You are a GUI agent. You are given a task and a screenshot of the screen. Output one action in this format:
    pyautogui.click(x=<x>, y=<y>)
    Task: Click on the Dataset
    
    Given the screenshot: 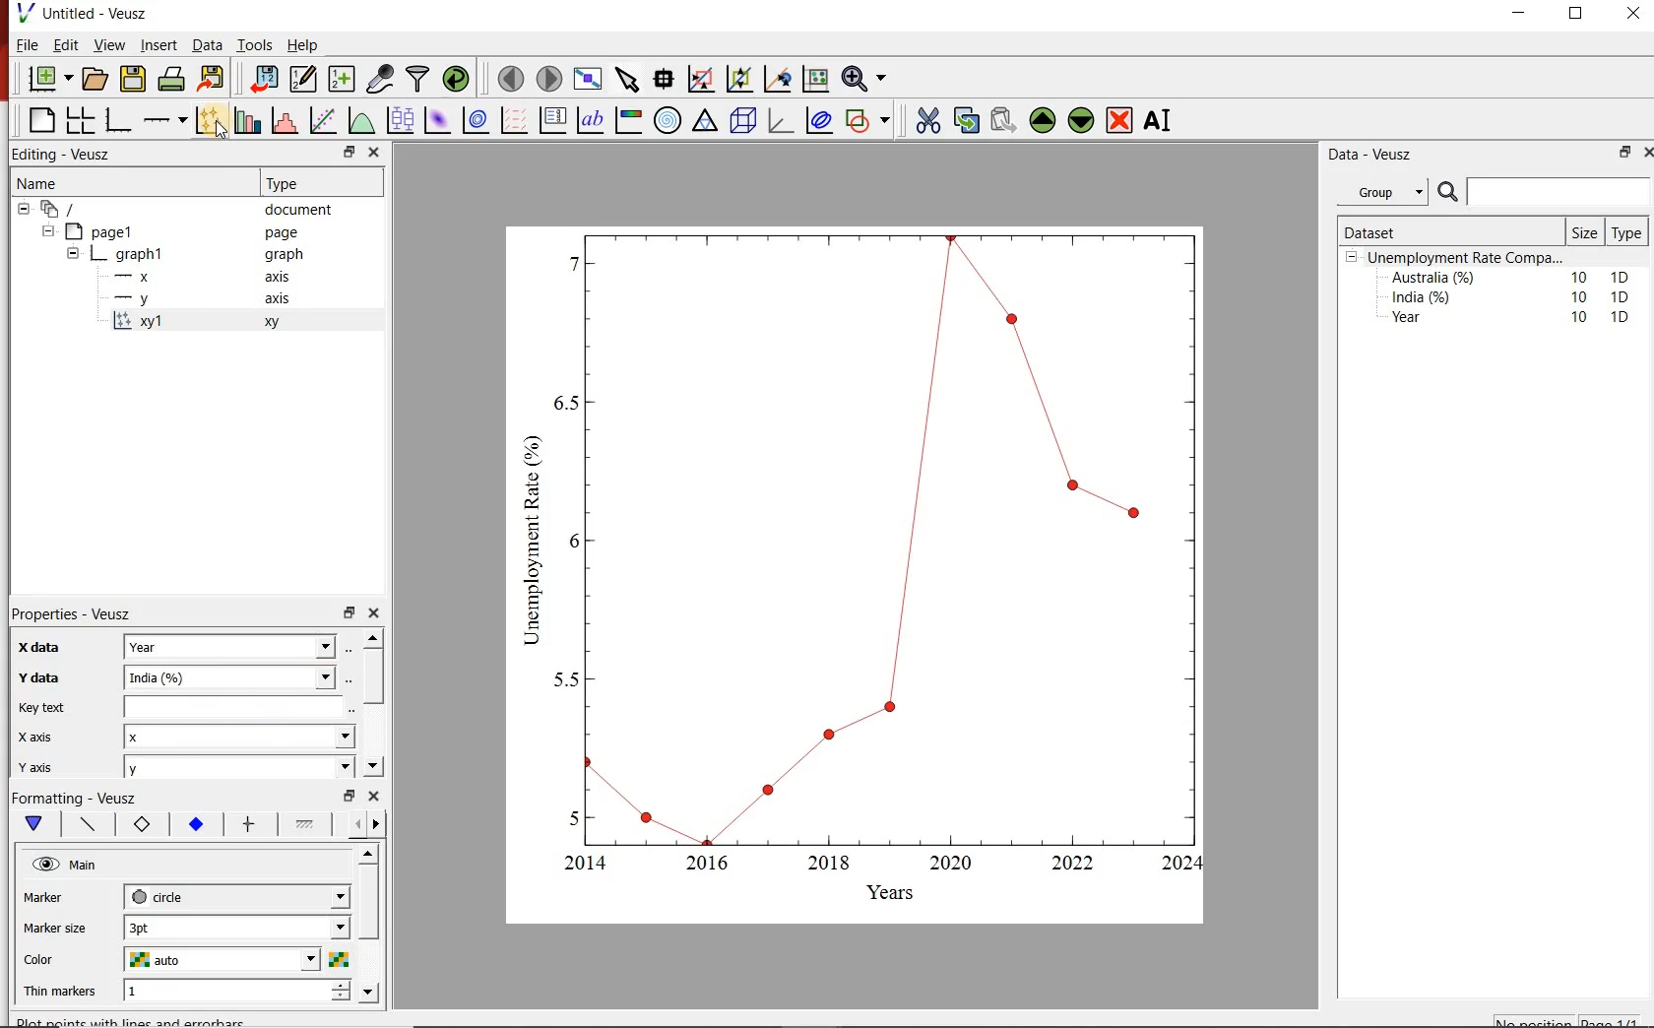 What is the action you would take?
    pyautogui.click(x=1416, y=232)
    